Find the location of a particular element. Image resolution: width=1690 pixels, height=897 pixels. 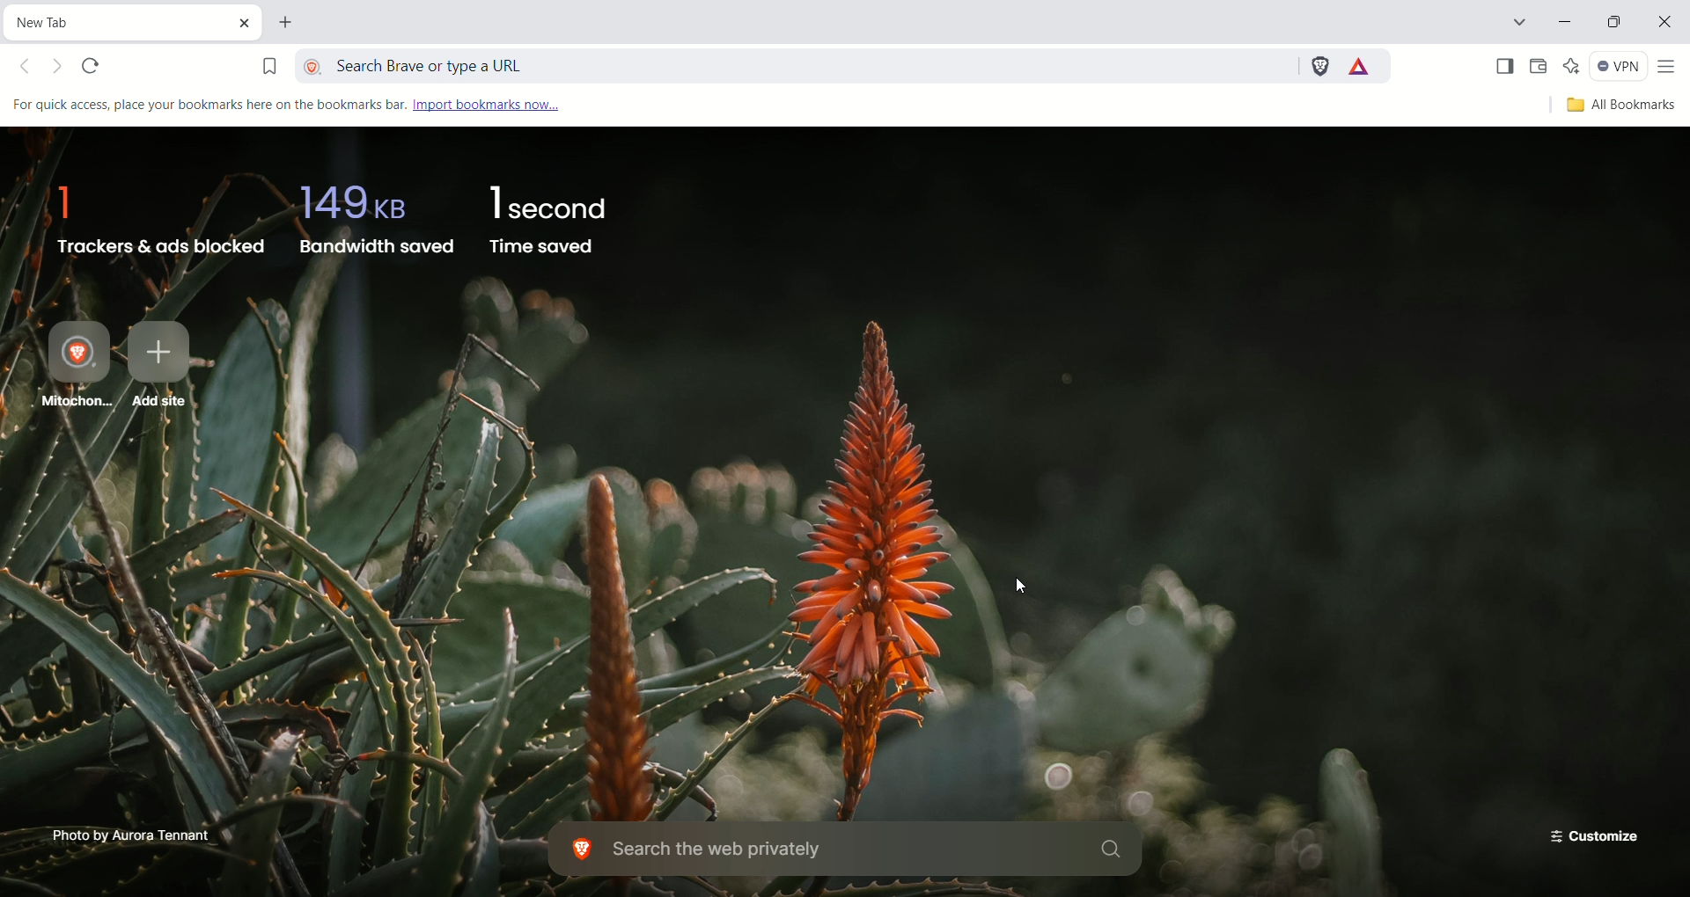

reload this page is located at coordinates (93, 68).